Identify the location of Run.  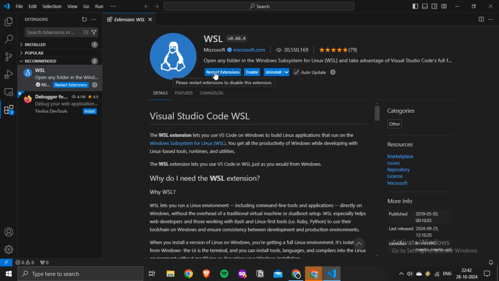
(99, 6).